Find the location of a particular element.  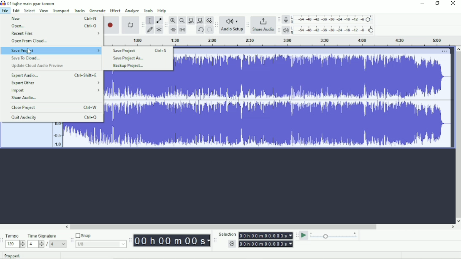

Help is located at coordinates (163, 10).